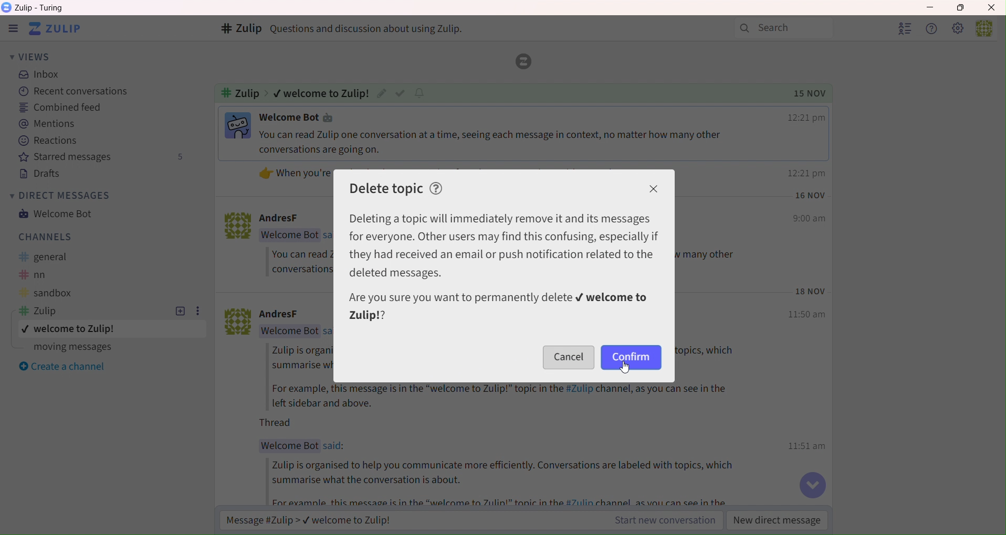  Describe the element at coordinates (41, 237) in the screenshot. I see `Channels` at that location.